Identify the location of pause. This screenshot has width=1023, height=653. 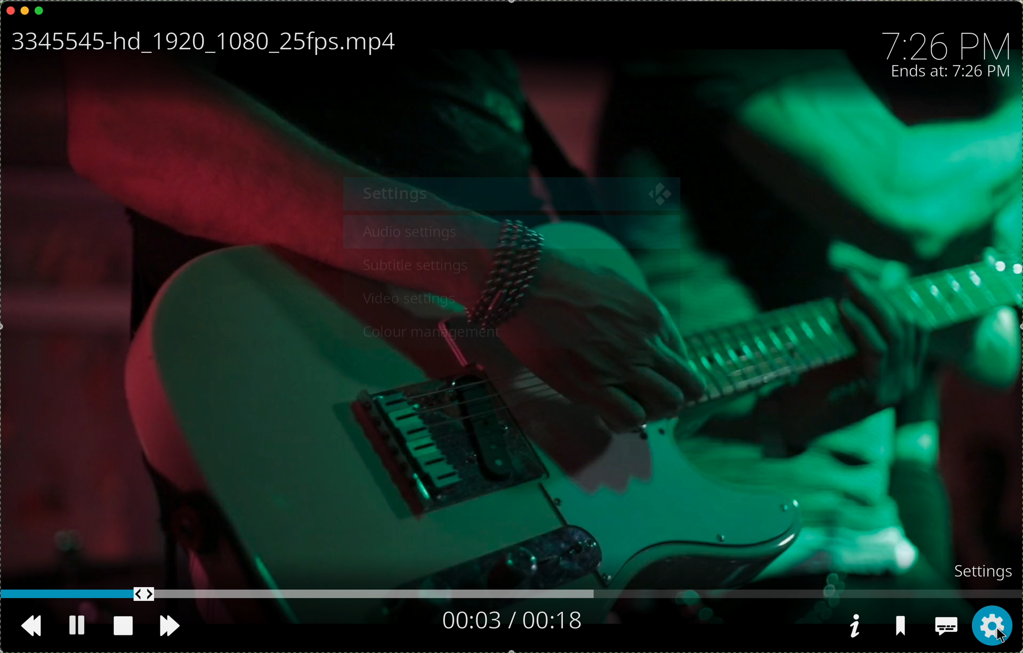
(76, 624).